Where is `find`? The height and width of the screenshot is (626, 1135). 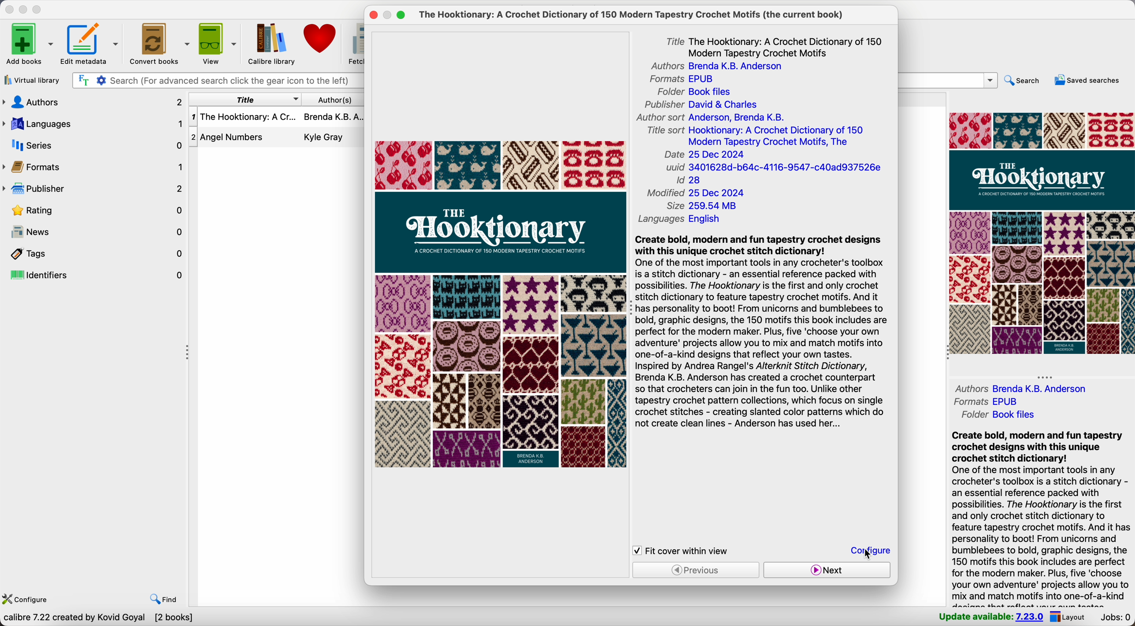 find is located at coordinates (165, 600).